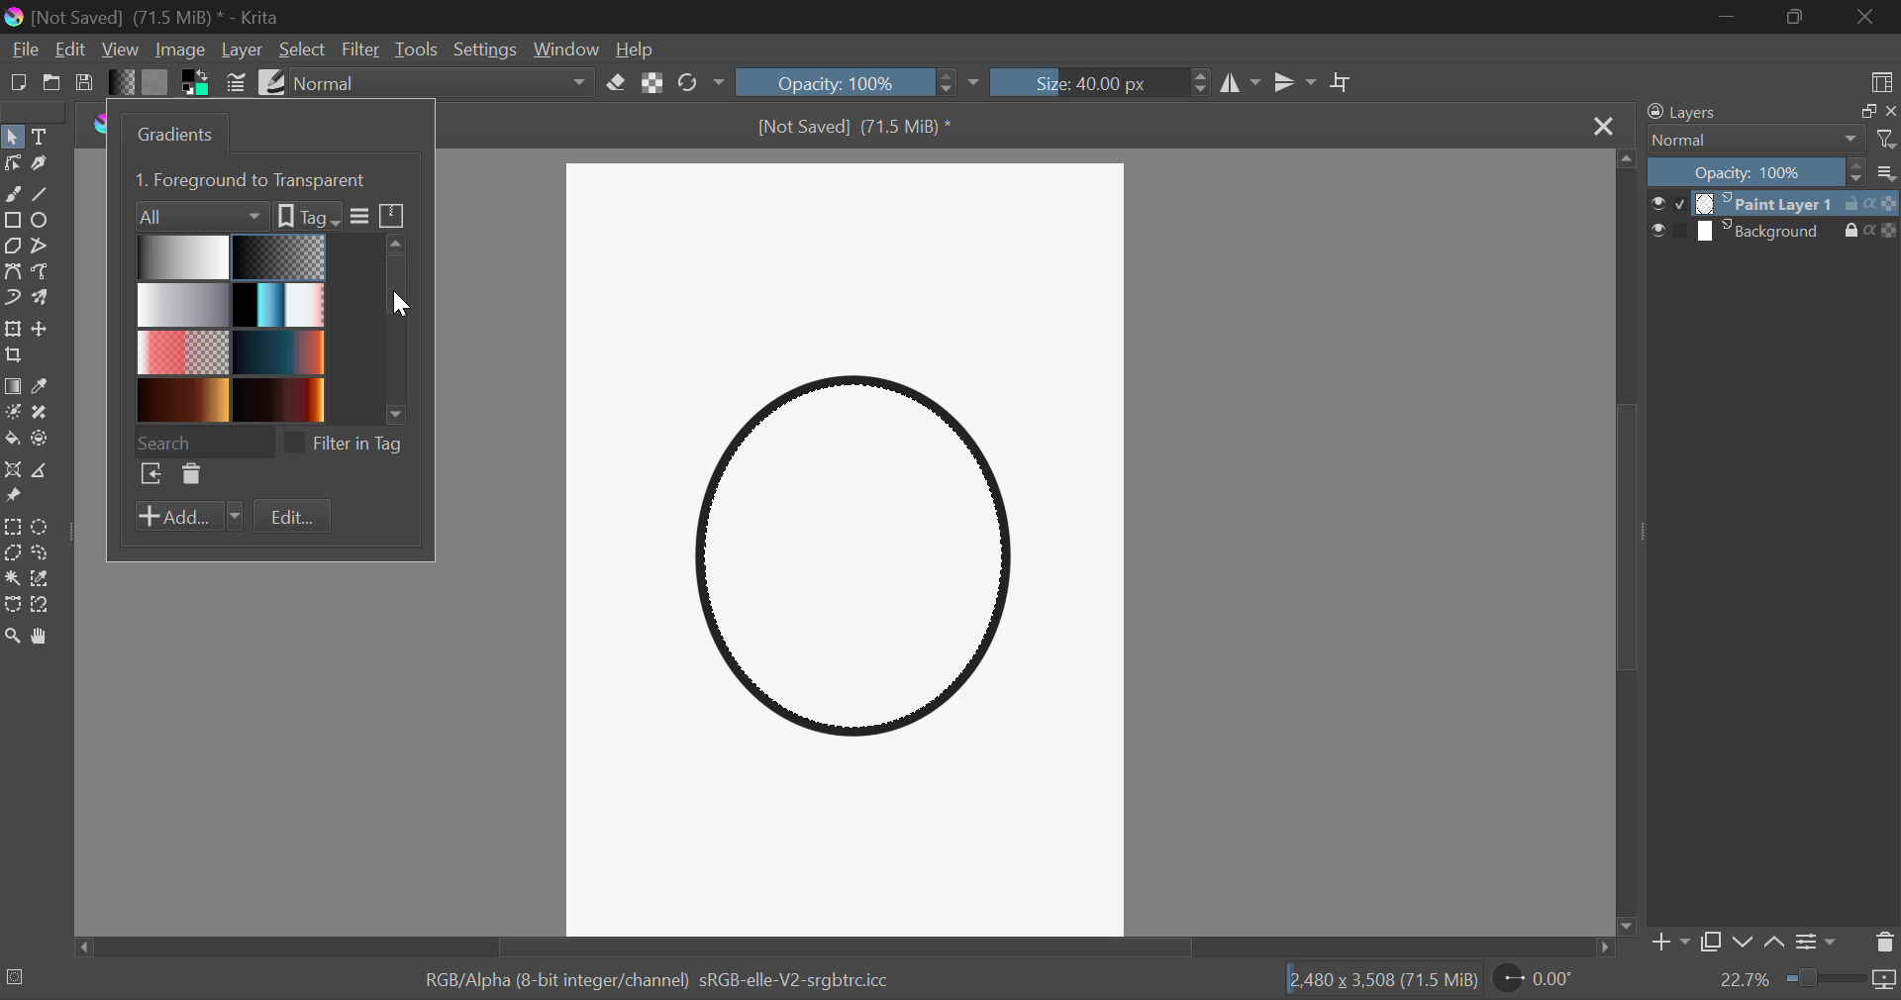 Image resolution: width=1901 pixels, height=1000 pixels. I want to click on Tools, so click(417, 49).